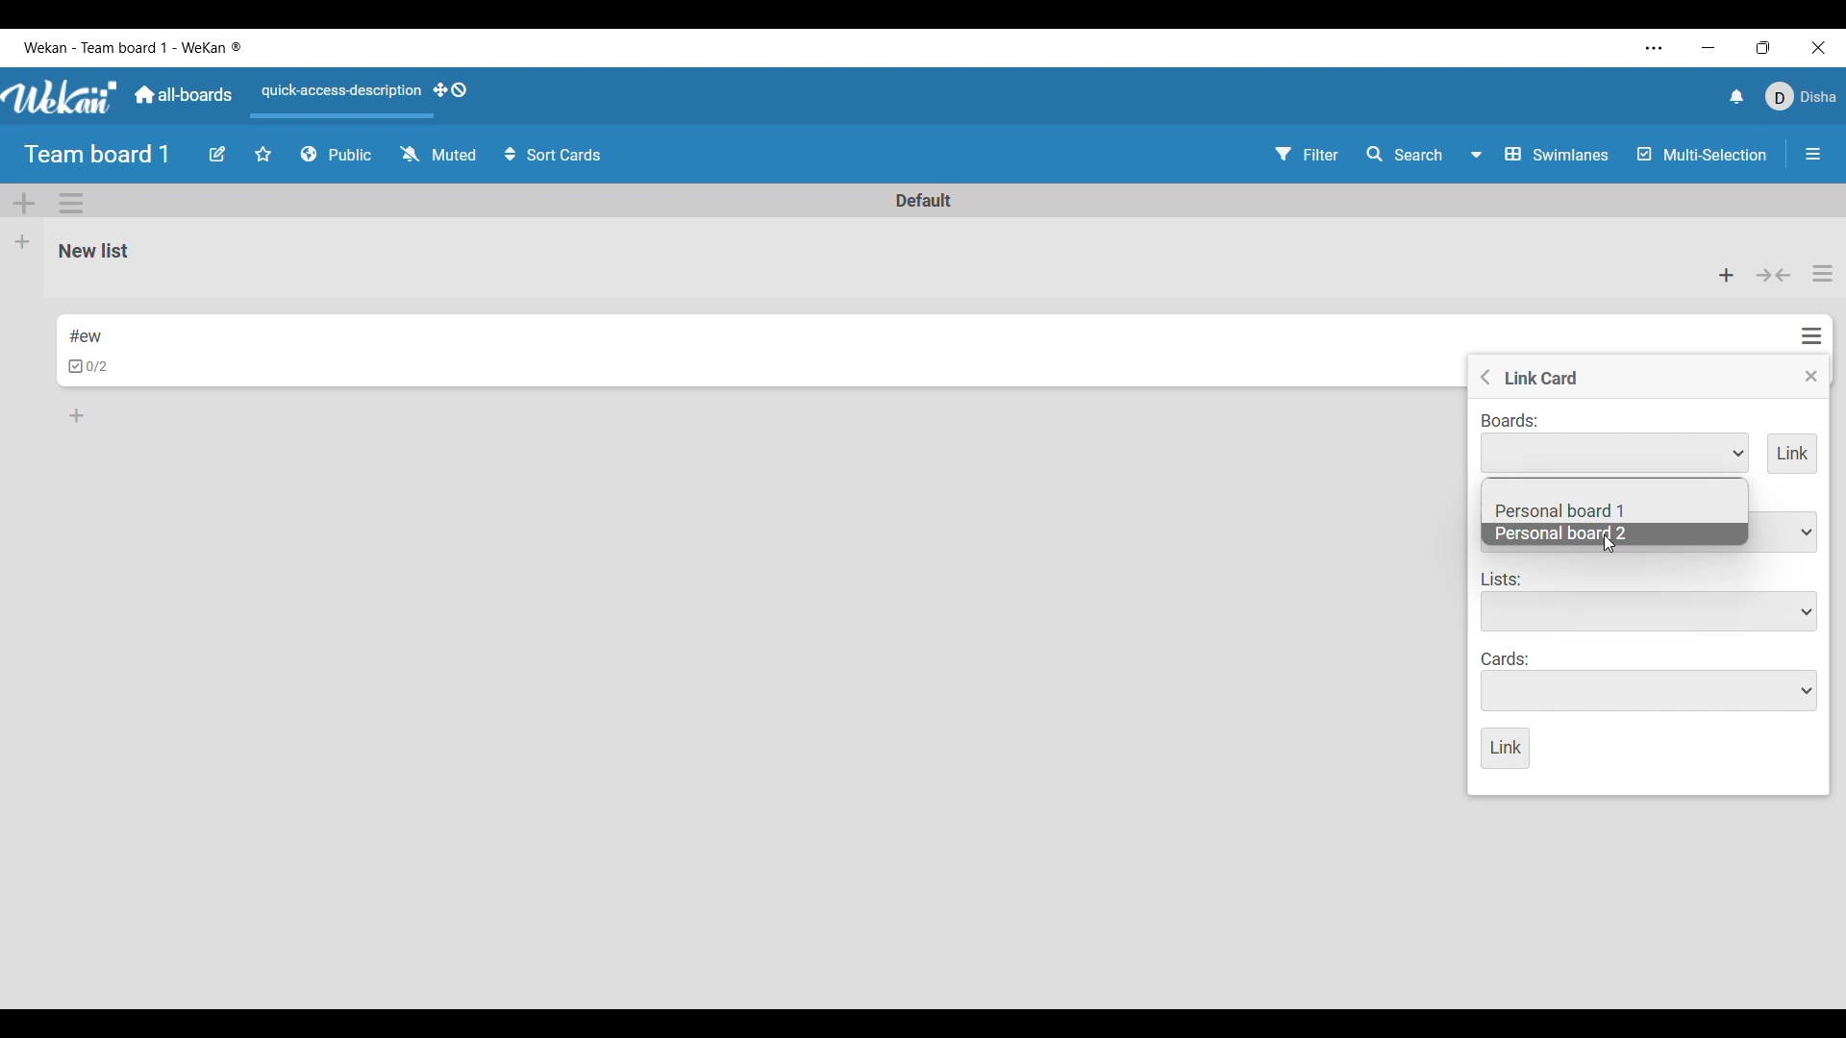  I want to click on Close menu, so click(1811, 376).